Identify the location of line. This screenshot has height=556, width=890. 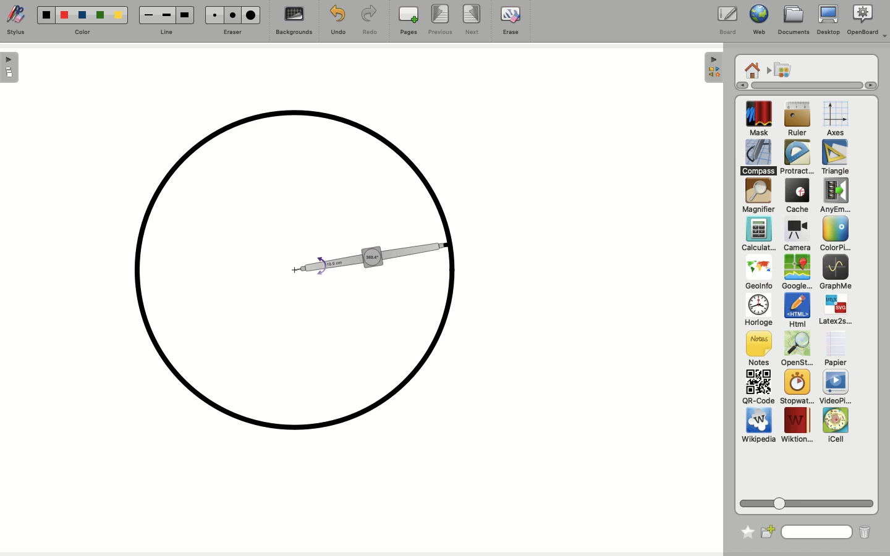
(165, 32).